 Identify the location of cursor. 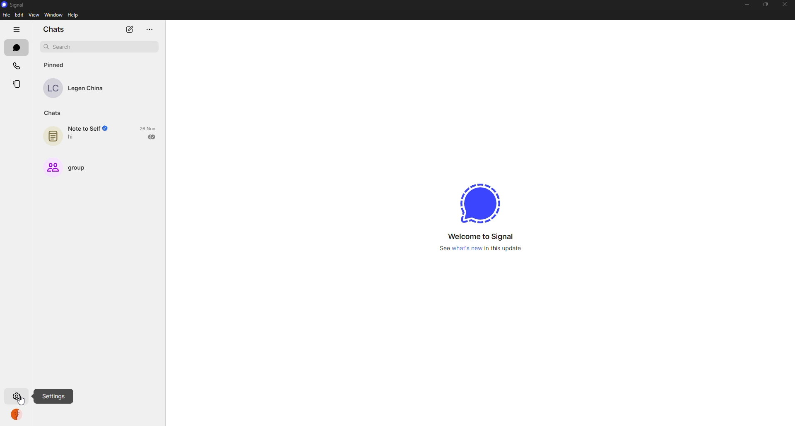
(21, 400).